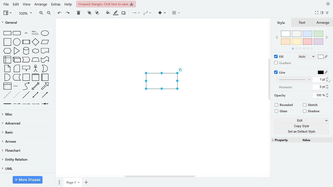 Image resolution: width=333 pixels, height=187 pixels. What do you see at coordinates (27, 115) in the screenshot?
I see `misc` at bounding box center [27, 115].